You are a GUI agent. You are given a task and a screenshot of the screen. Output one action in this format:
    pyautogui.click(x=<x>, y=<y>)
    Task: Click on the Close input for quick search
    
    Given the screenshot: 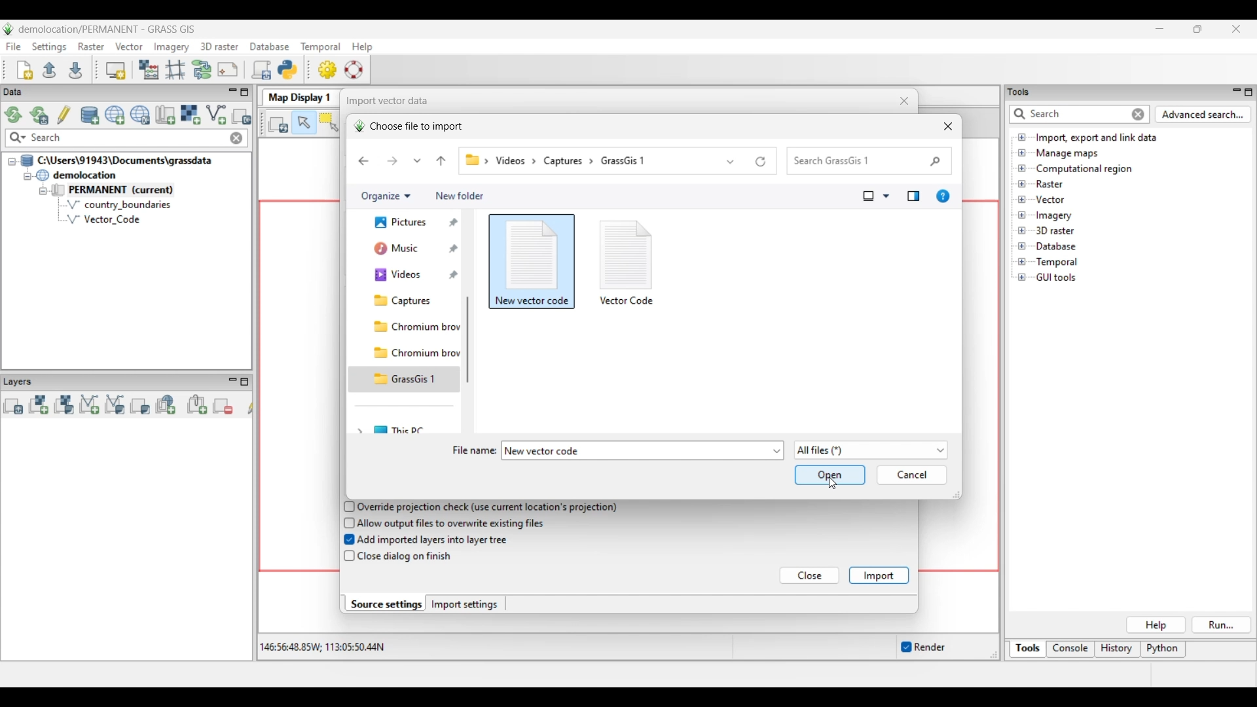 What is the action you would take?
    pyautogui.click(x=1139, y=115)
    